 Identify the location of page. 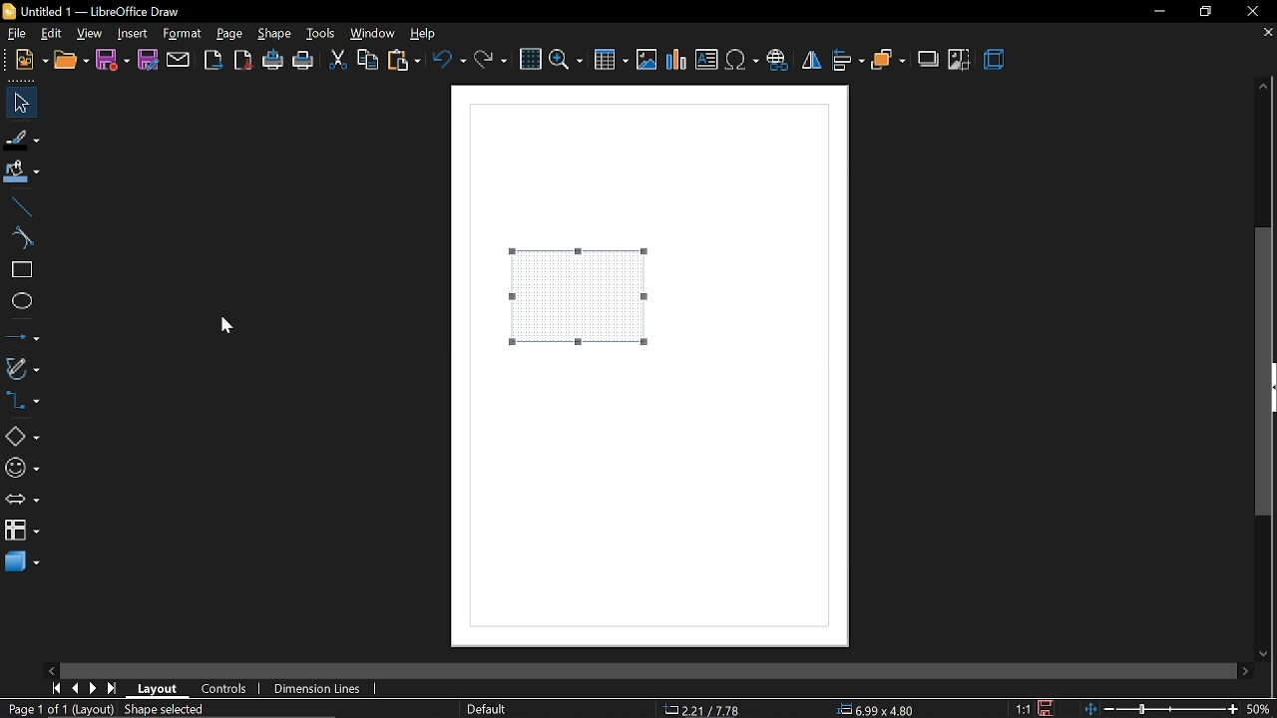
(233, 33).